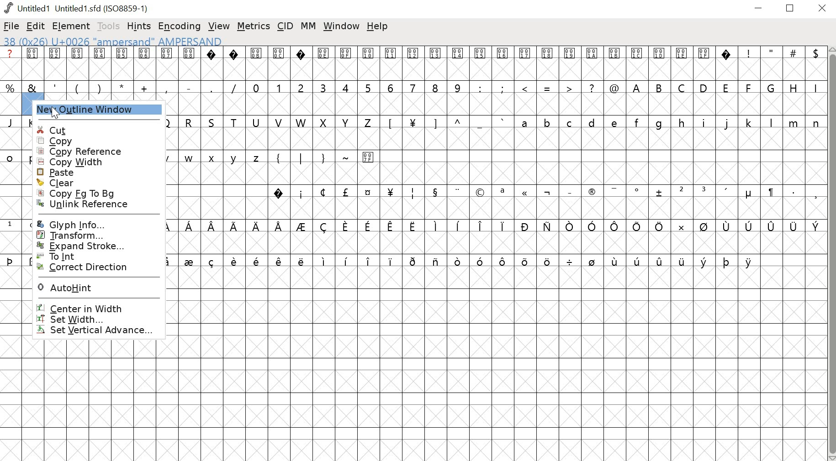  Describe the element at coordinates (113, 40) in the screenshot. I see `38 (0x26) LU+0026 "amber<and” AMPERSAND` at that location.